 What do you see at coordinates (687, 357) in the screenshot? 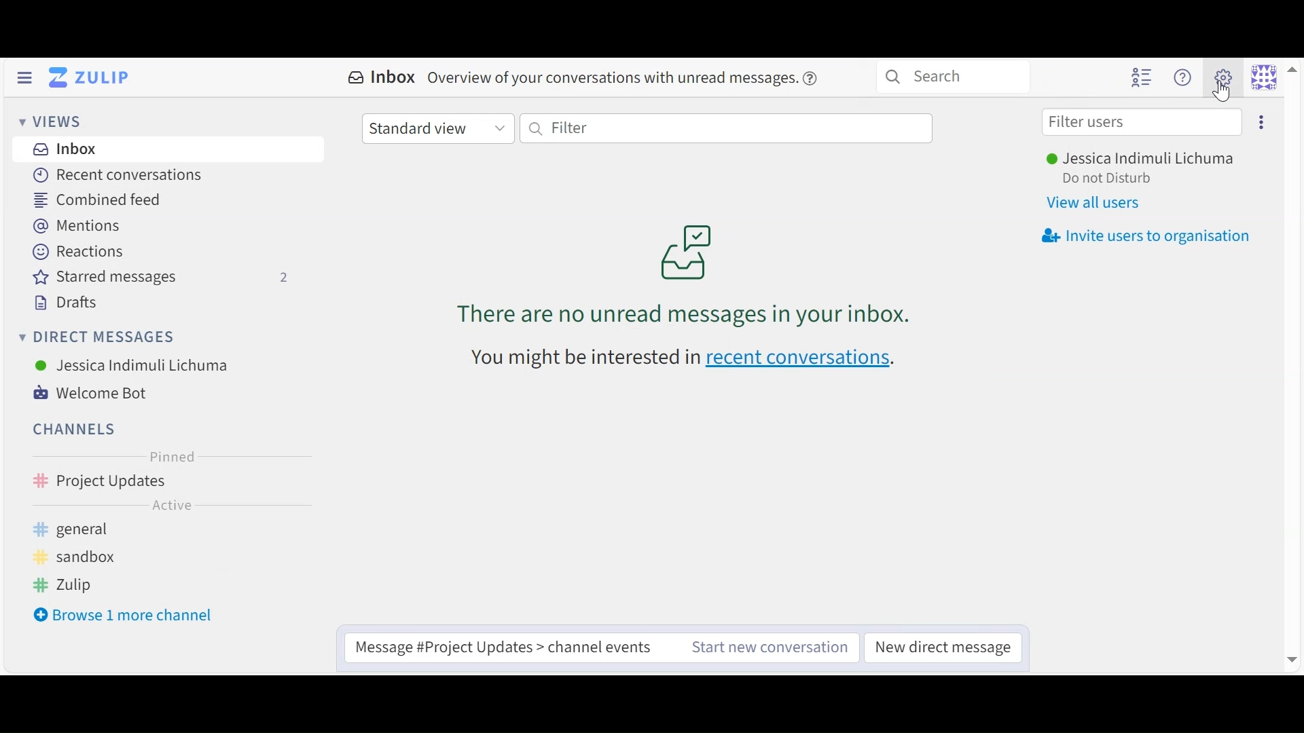
I see `recent conversations` at bounding box center [687, 357].